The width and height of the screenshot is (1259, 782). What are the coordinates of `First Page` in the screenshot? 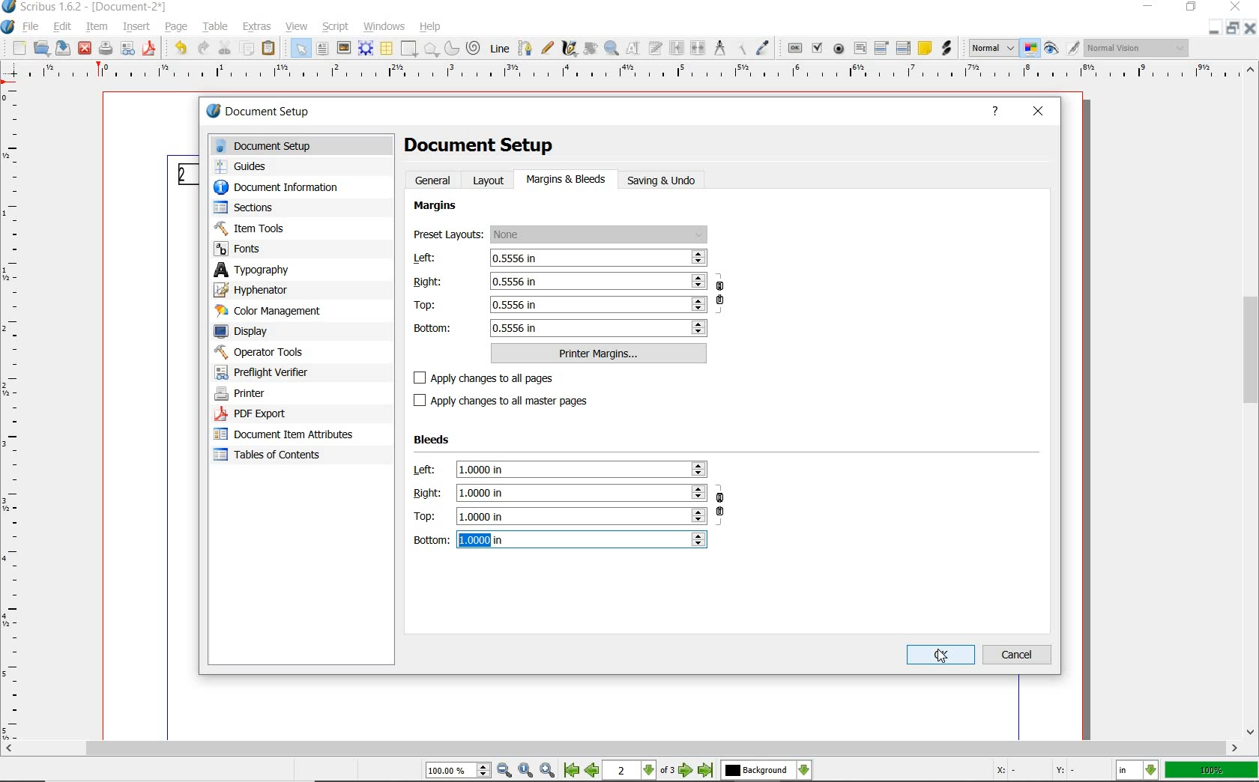 It's located at (571, 772).